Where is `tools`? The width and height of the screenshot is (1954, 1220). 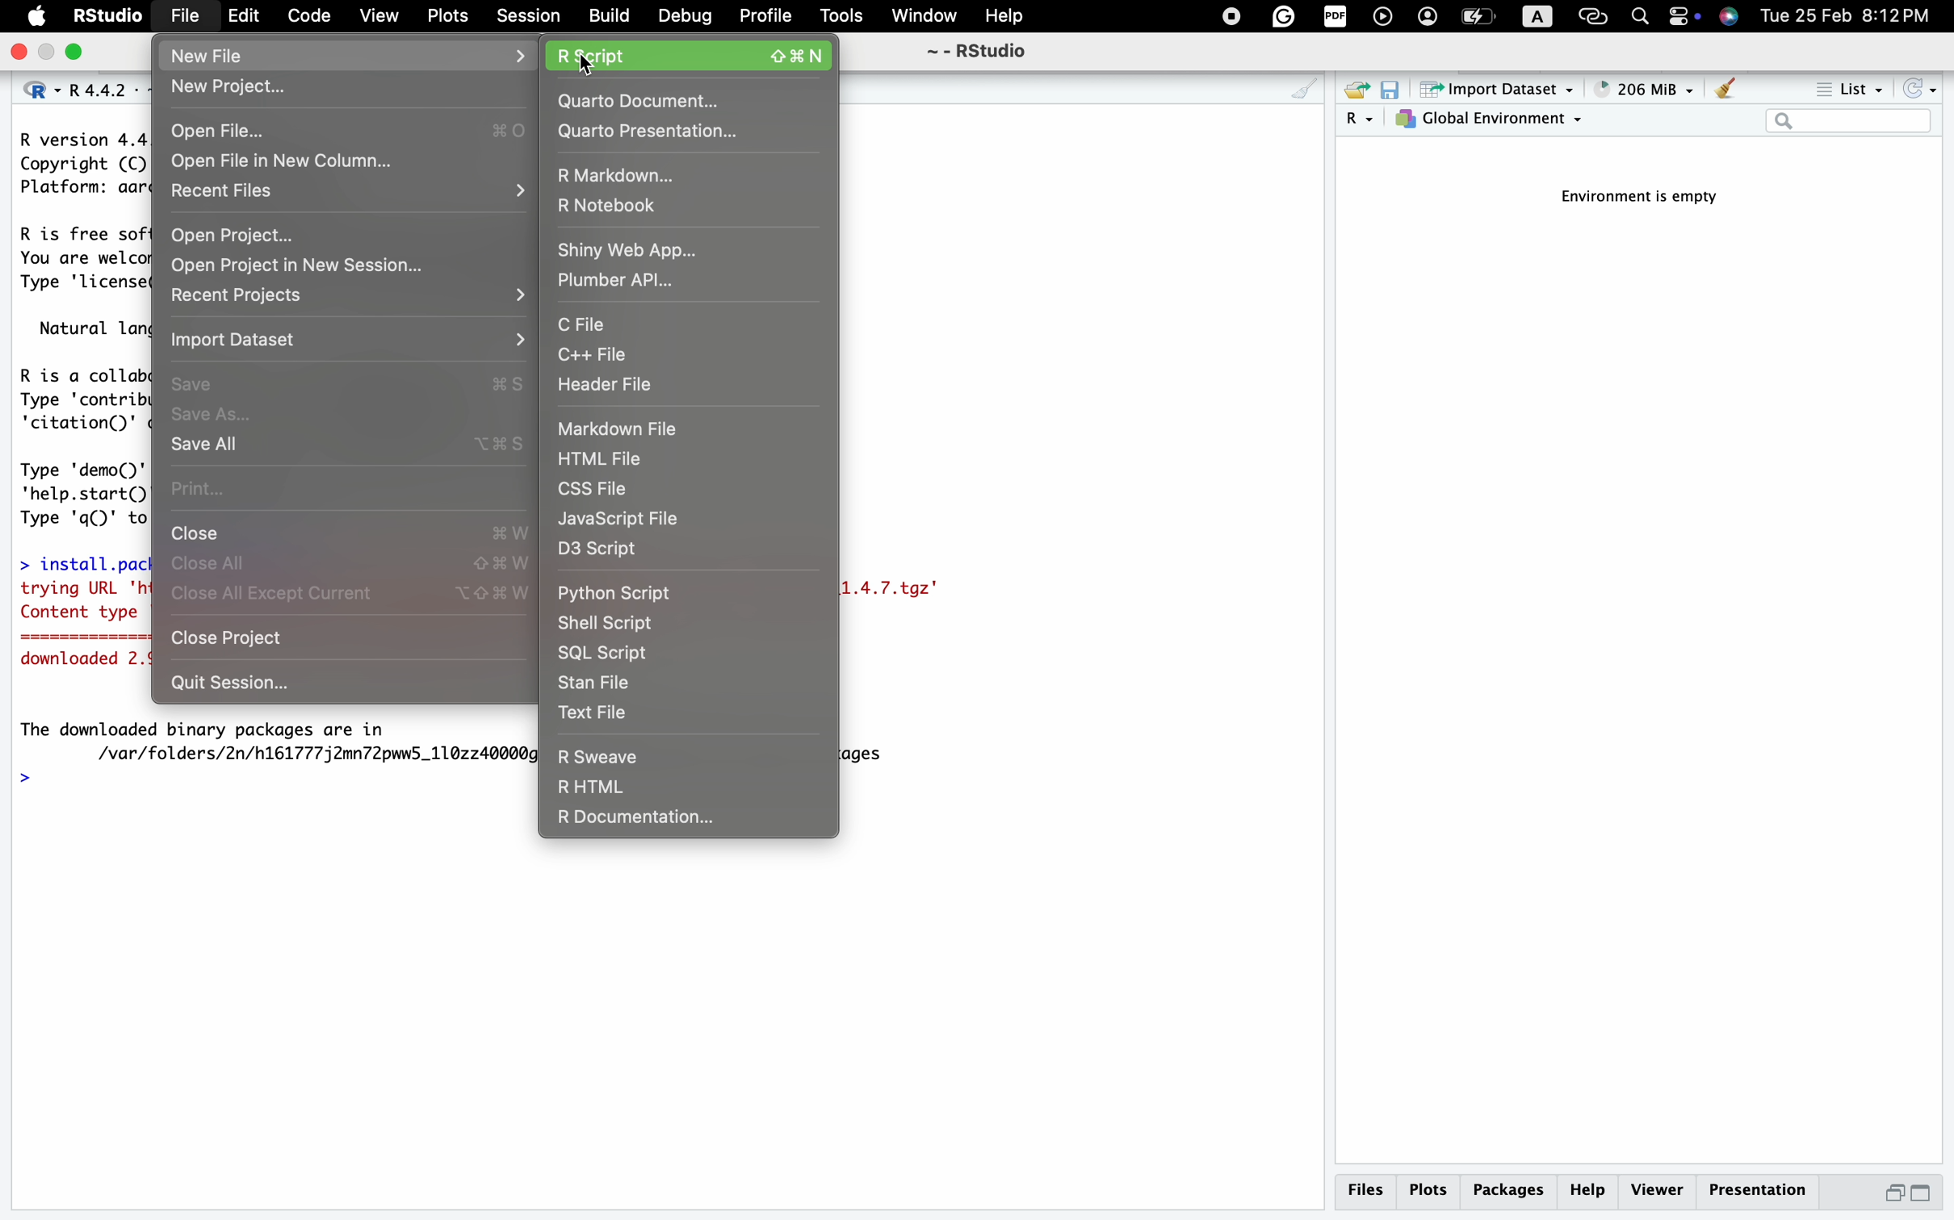 tools is located at coordinates (843, 15).